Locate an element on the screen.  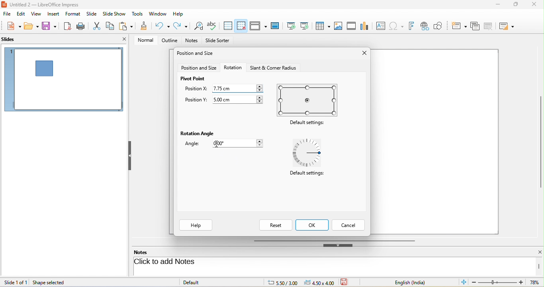
shaped selected is located at coordinates (52, 282).